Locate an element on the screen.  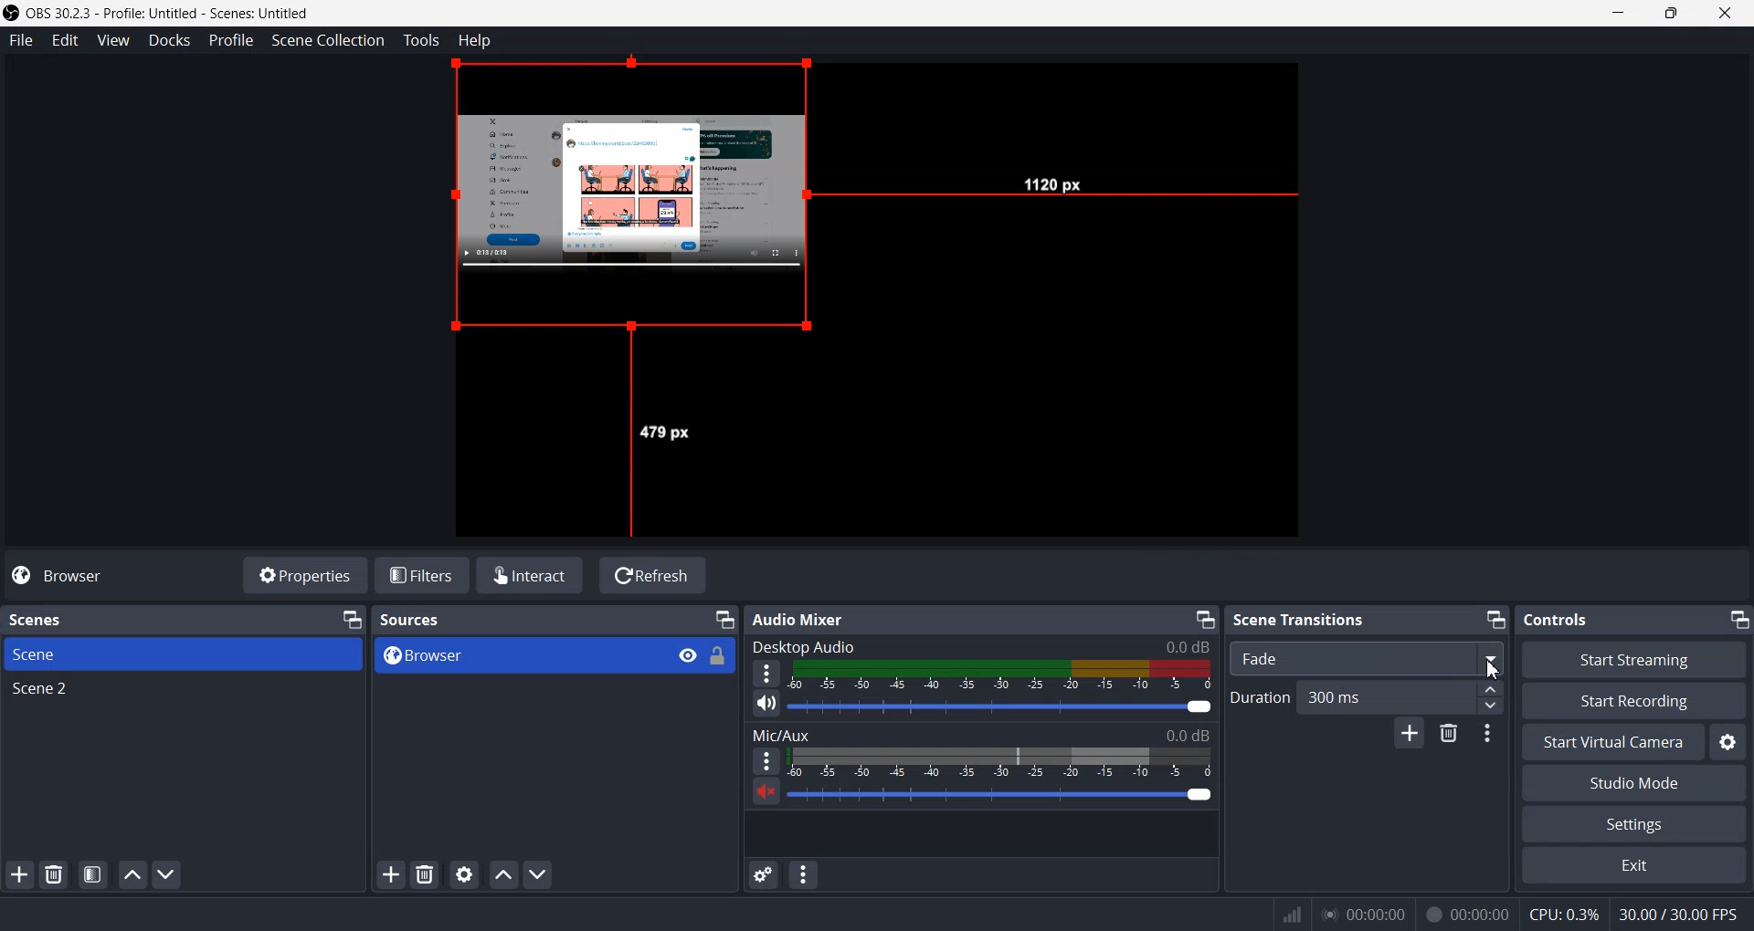
 is located at coordinates (1366, 914).